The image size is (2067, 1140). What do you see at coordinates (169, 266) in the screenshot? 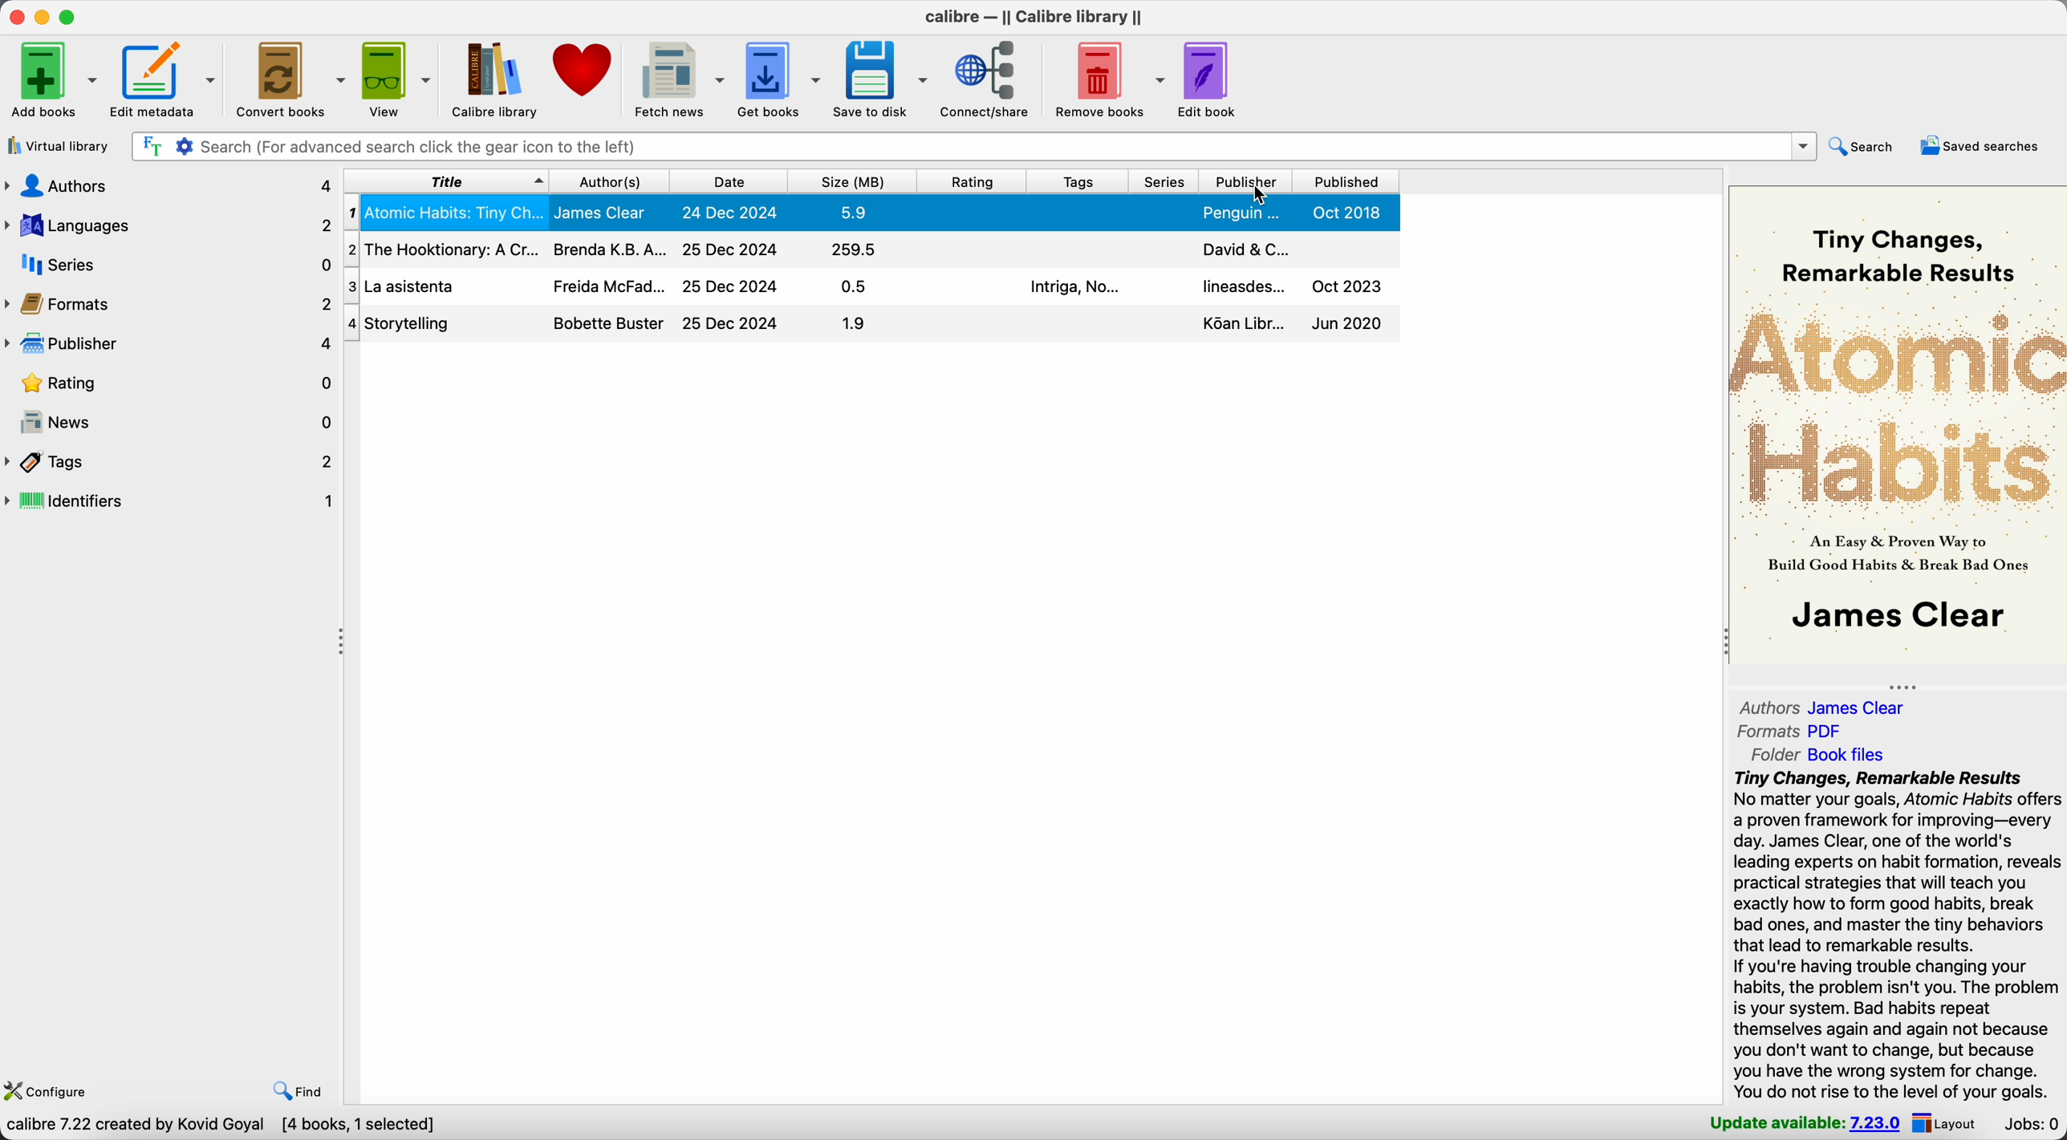
I see `series` at bounding box center [169, 266].